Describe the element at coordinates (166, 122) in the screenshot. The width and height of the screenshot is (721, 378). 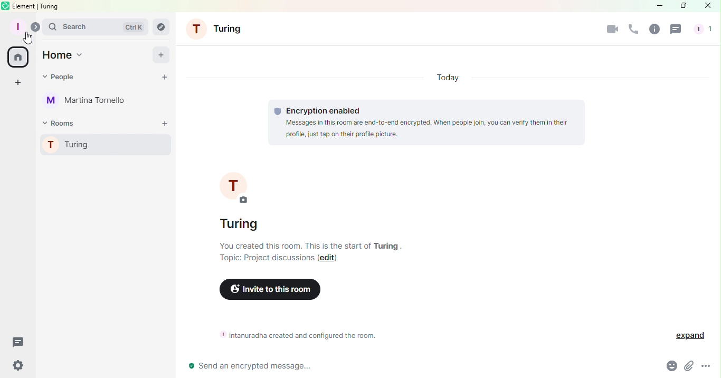
I see `Add a room` at that location.